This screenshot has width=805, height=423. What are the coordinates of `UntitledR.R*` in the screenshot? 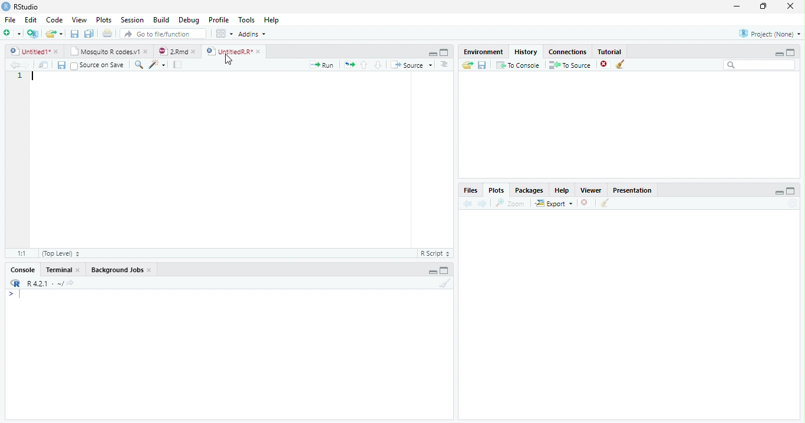 It's located at (229, 52).